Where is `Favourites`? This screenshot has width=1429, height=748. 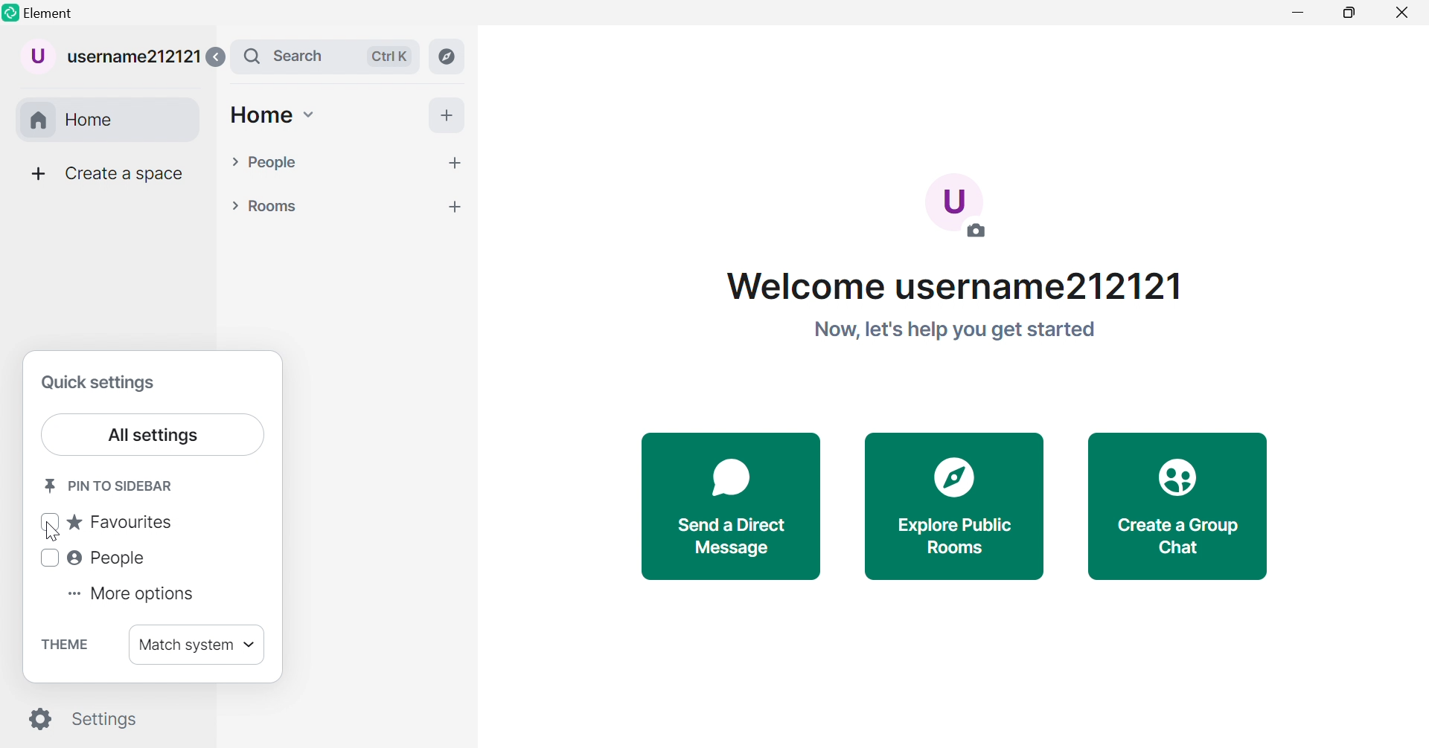
Favourites is located at coordinates (104, 523).